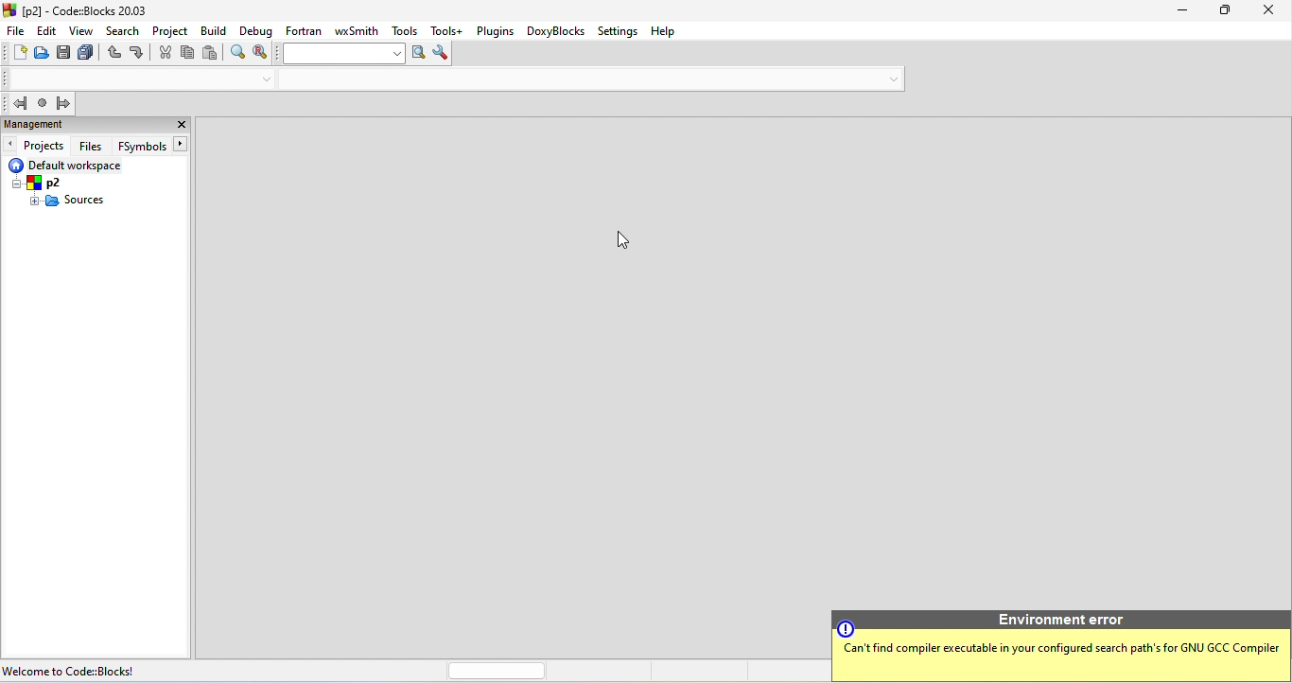 This screenshot has height=683, width=1292. I want to click on projects, so click(37, 146).